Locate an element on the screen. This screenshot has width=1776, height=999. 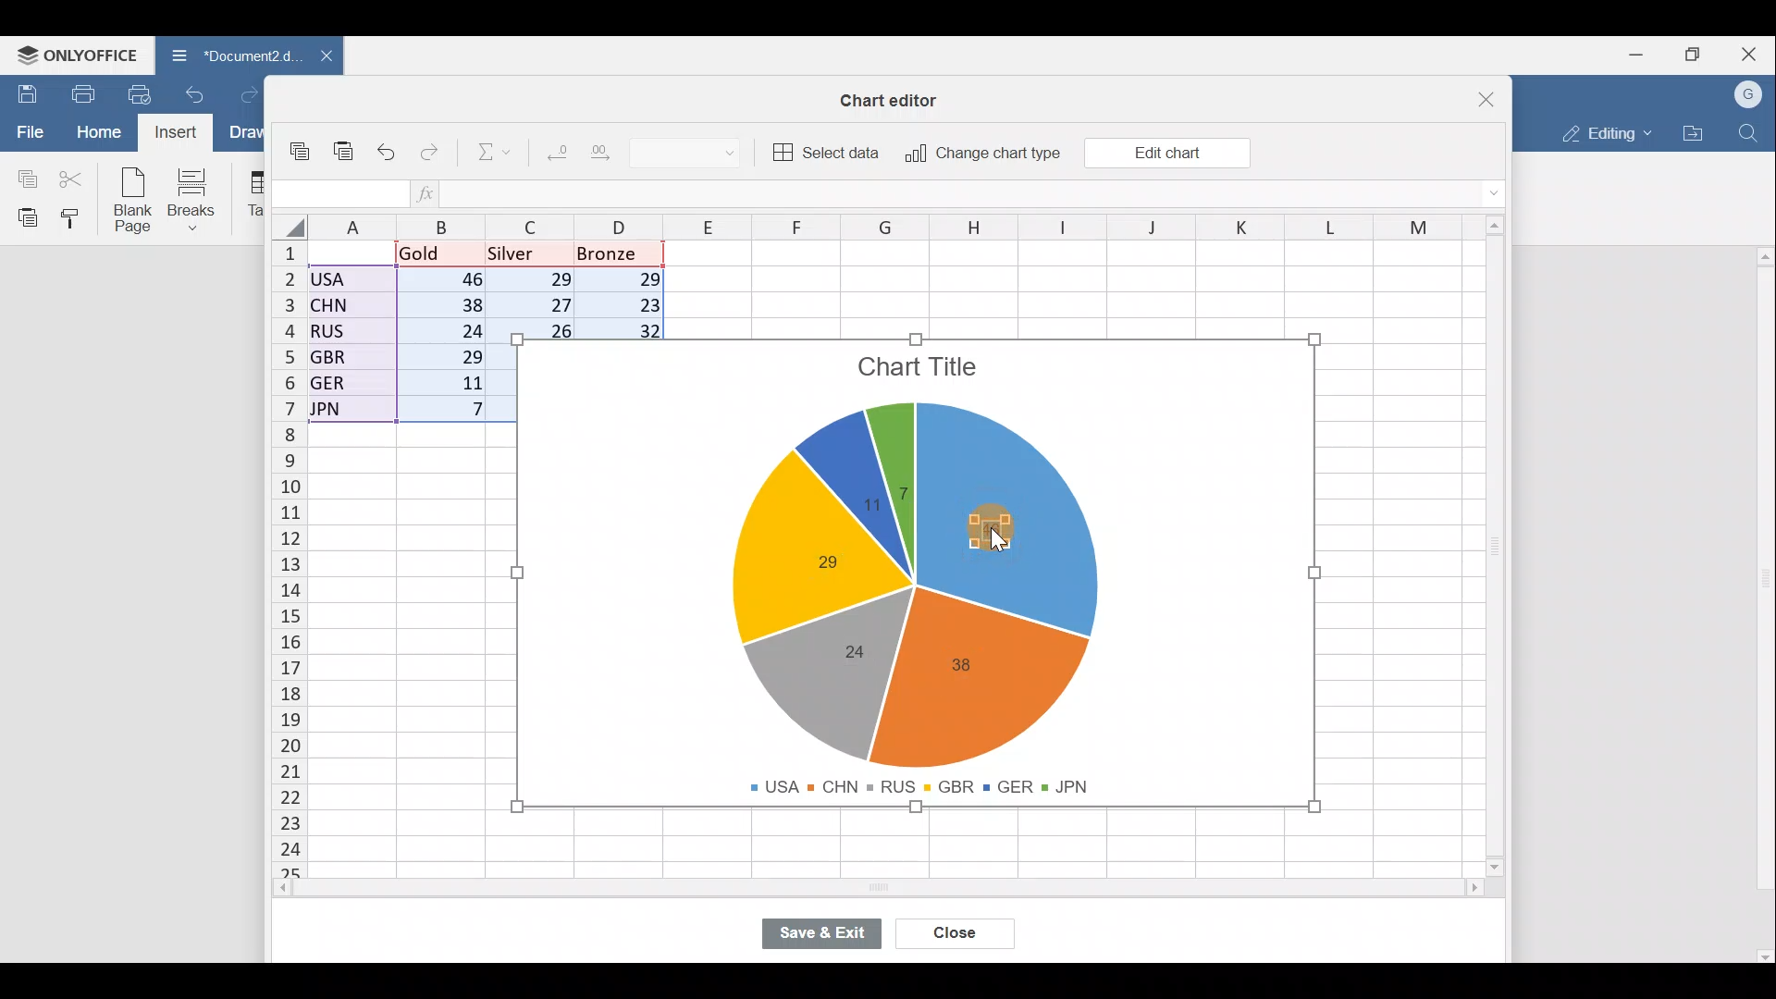
Columns is located at coordinates (909, 227).